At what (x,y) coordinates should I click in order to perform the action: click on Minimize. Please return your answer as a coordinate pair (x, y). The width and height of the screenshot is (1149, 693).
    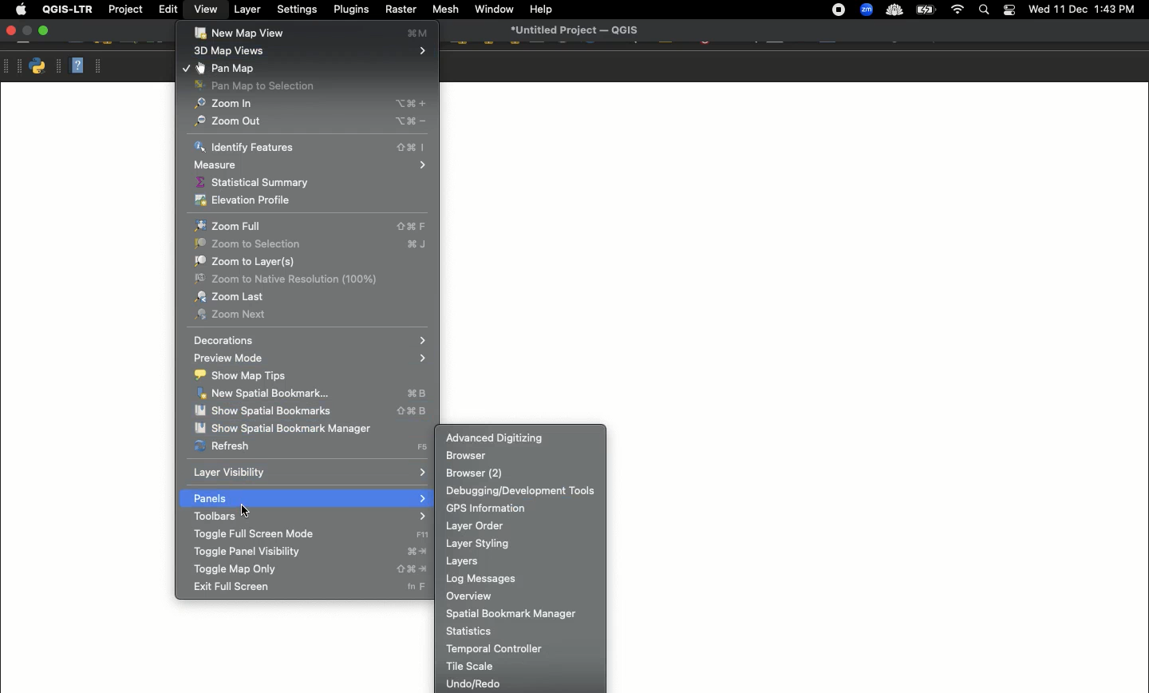
    Looking at the image, I should click on (27, 31).